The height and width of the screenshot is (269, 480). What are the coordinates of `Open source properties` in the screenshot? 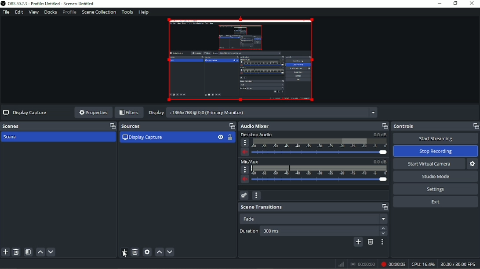 It's located at (147, 252).